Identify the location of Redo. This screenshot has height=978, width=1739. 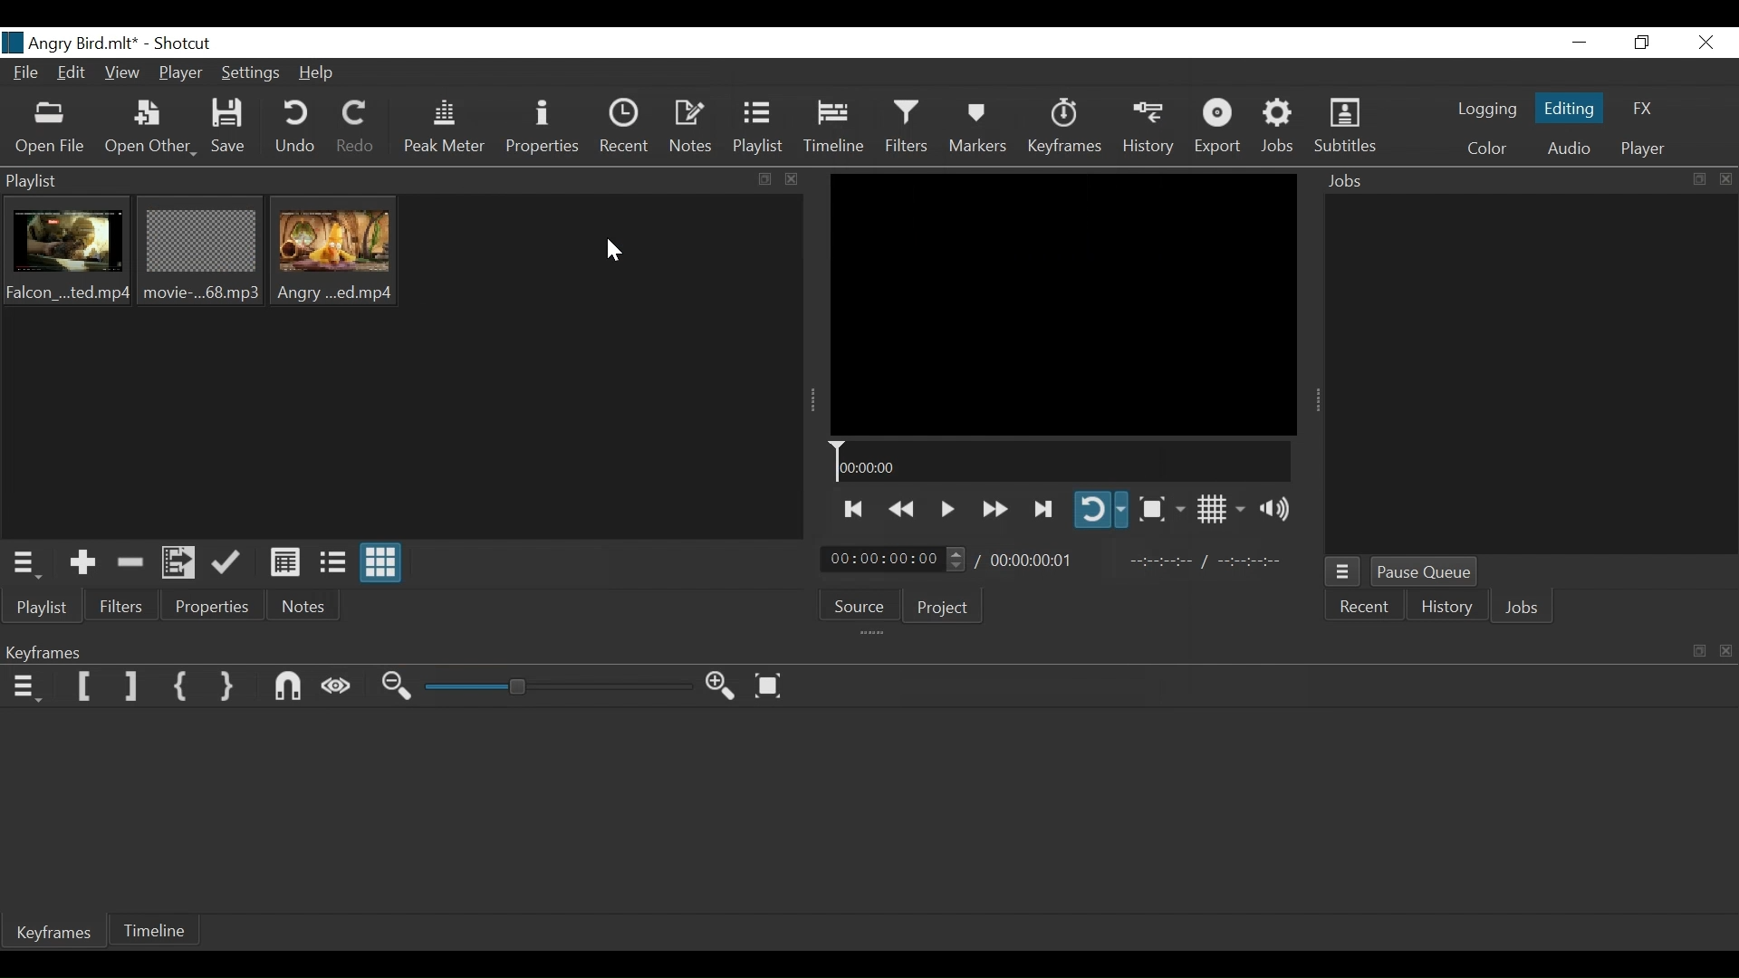
(358, 129).